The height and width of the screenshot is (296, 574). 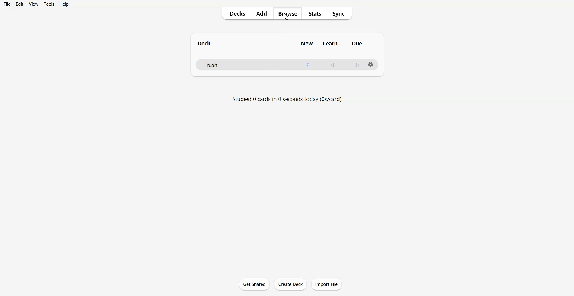 What do you see at coordinates (236, 14) in the screenshot?
I see `Decks` at bounding box center [236, 14].